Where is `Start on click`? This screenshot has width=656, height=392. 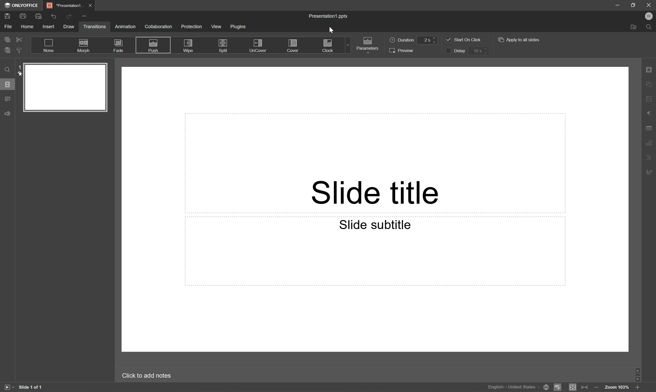 Start on click is located at coordinates (464, 39).